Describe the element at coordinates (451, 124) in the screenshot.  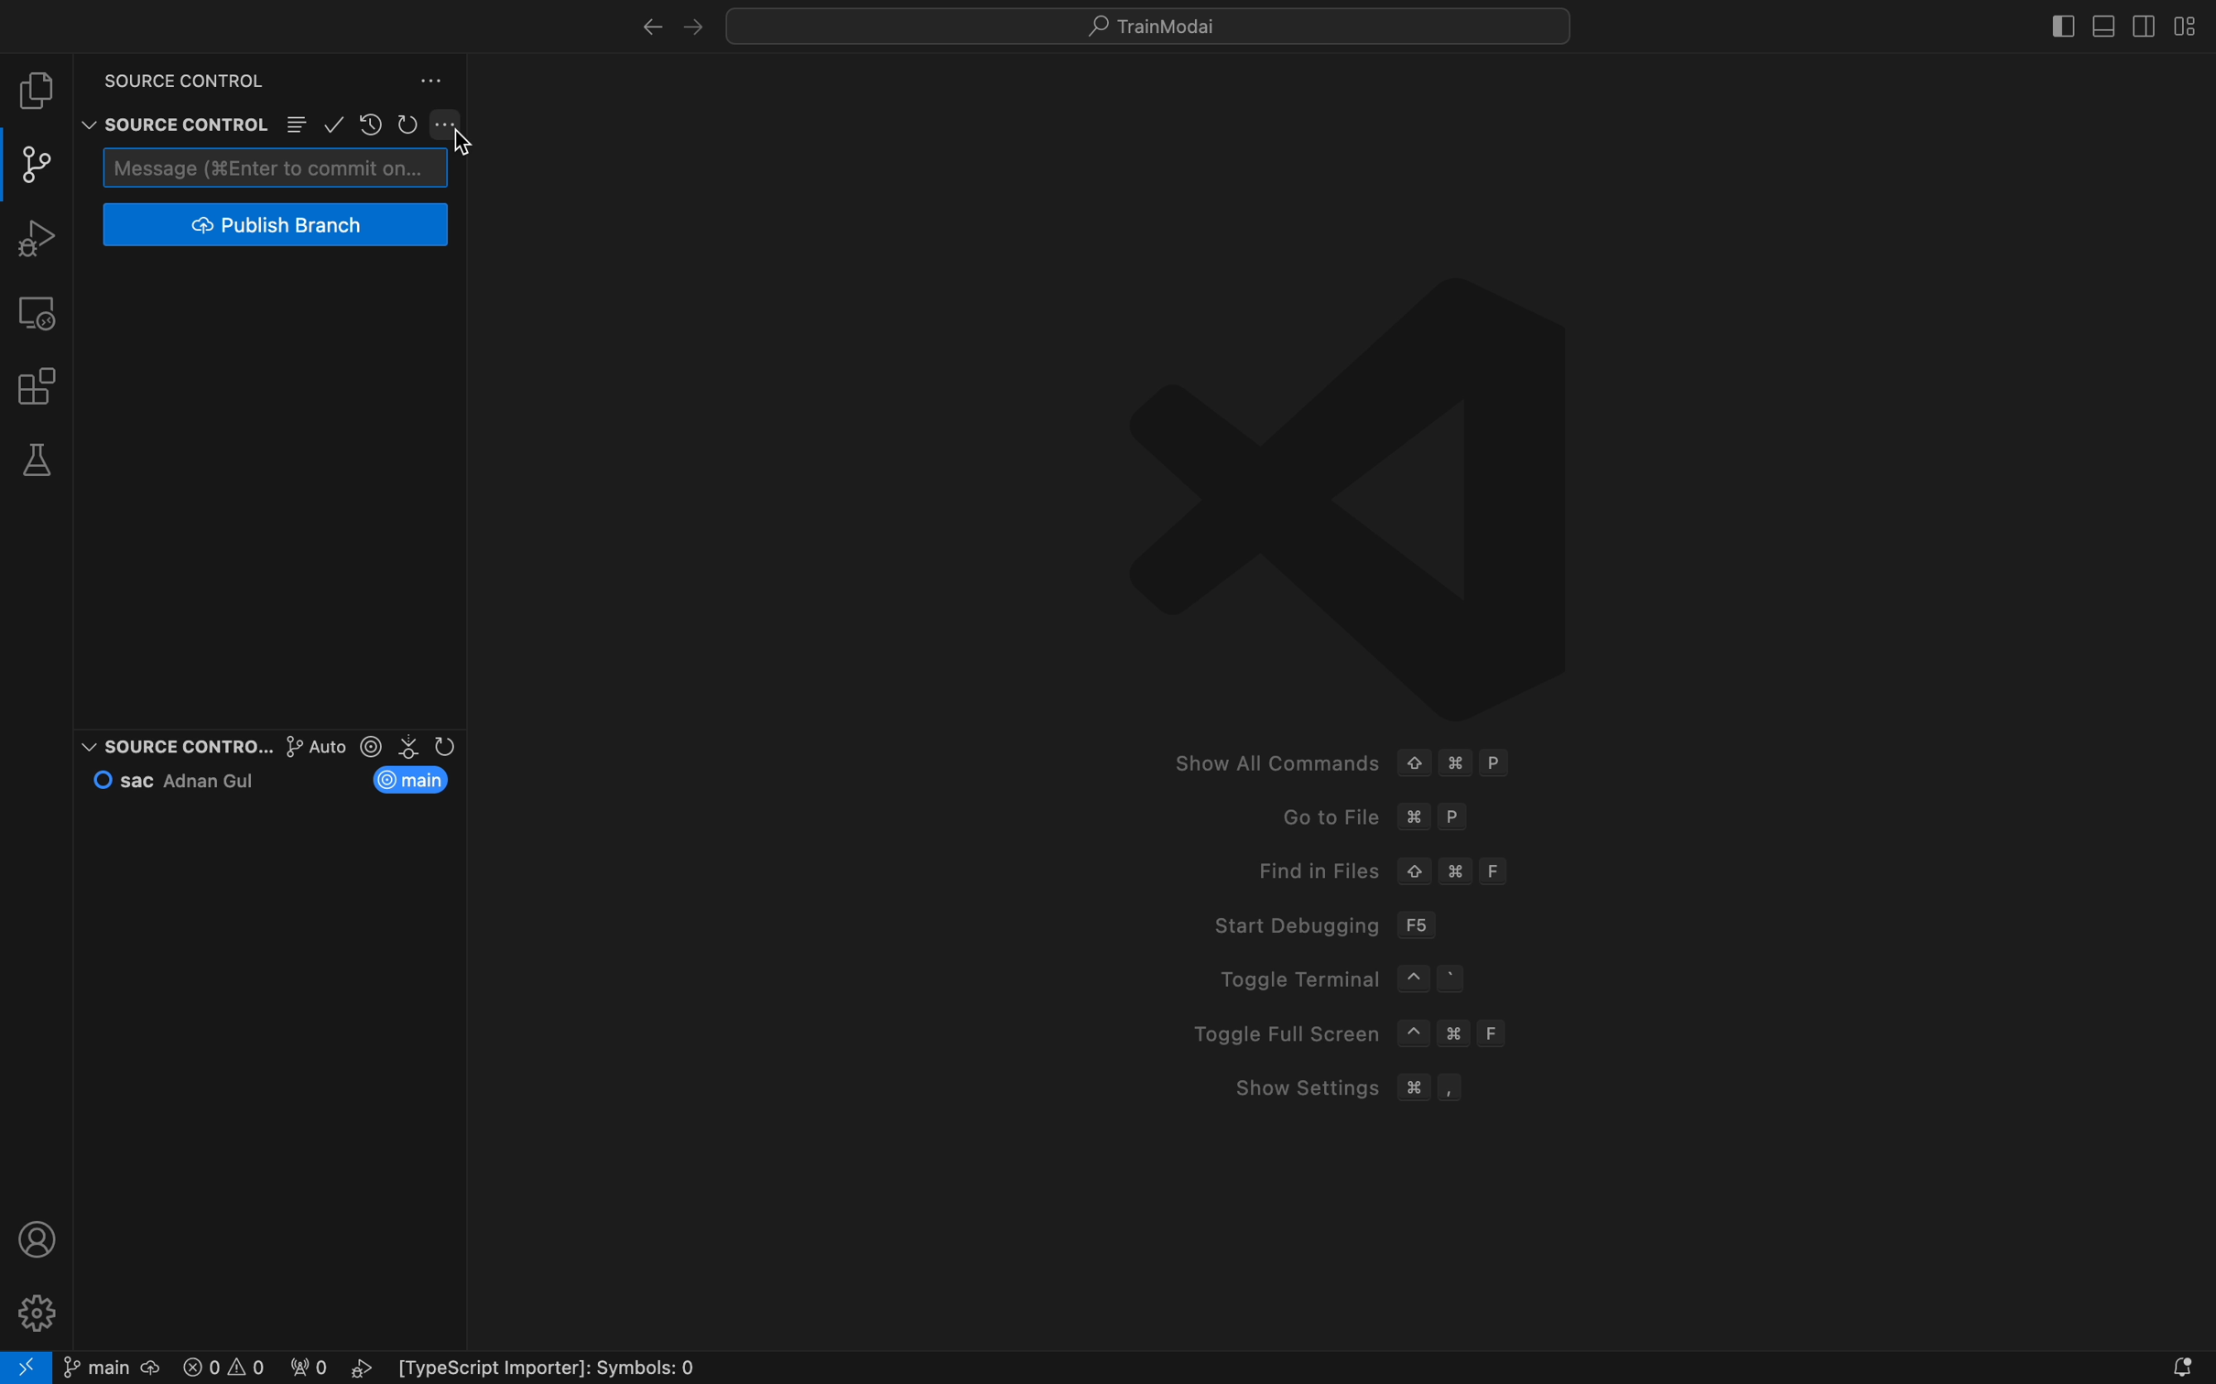
I see `` at that location.